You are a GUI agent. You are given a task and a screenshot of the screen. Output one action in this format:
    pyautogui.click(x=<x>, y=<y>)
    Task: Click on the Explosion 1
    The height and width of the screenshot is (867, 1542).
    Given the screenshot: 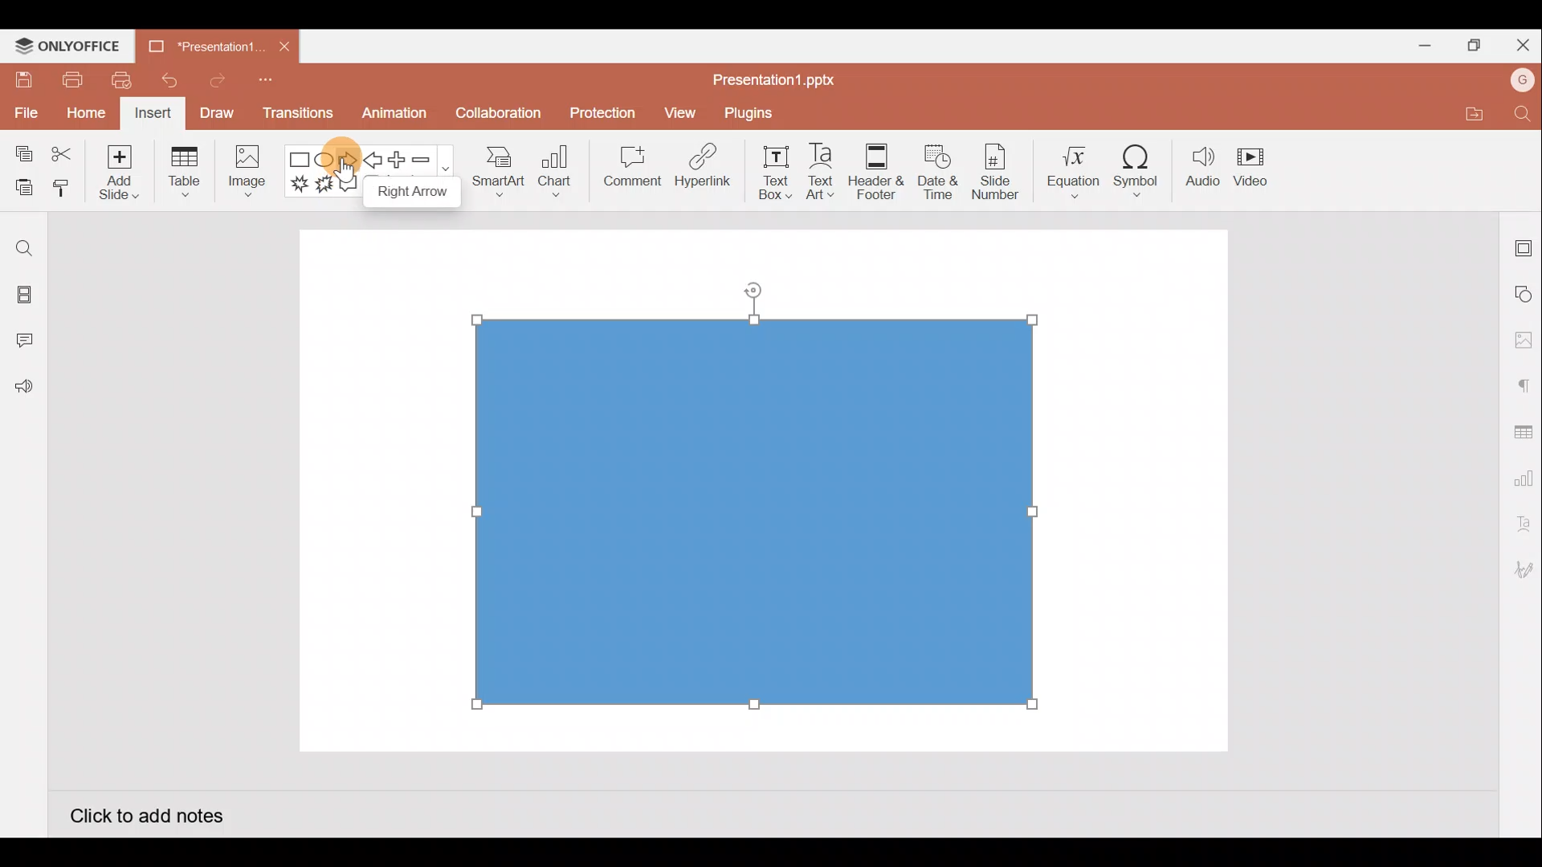 What is the action you would take?
    pyautogui.click(x=300, y=183)
    